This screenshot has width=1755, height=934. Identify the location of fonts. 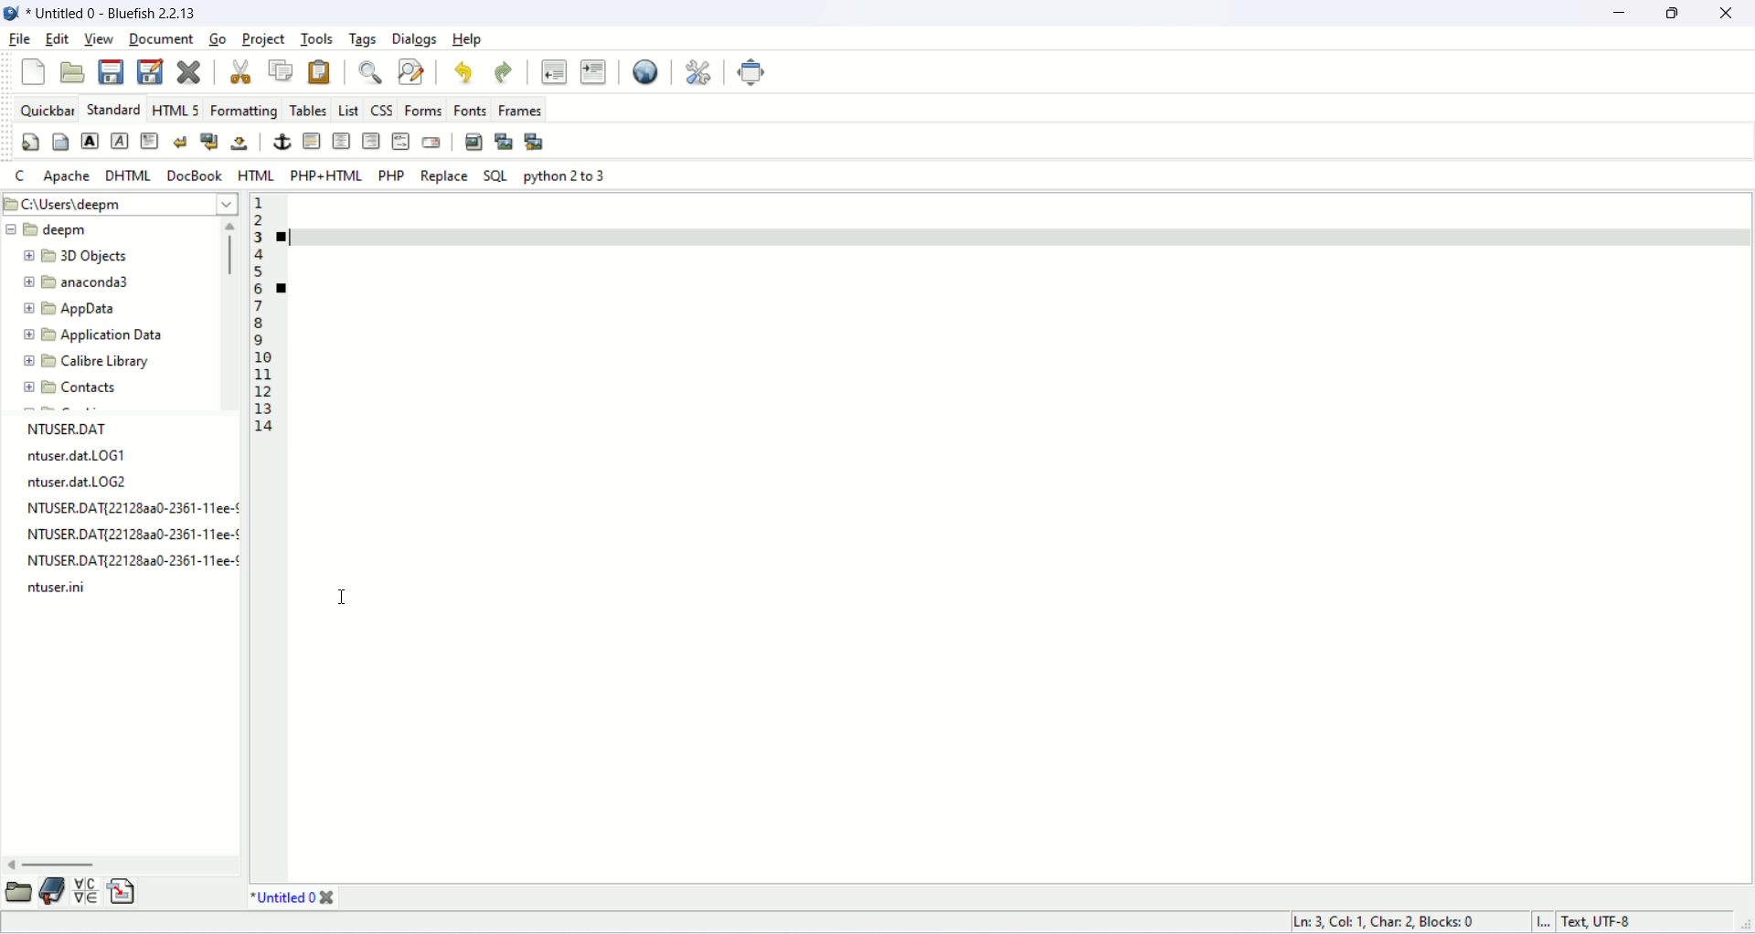
(470, 110).